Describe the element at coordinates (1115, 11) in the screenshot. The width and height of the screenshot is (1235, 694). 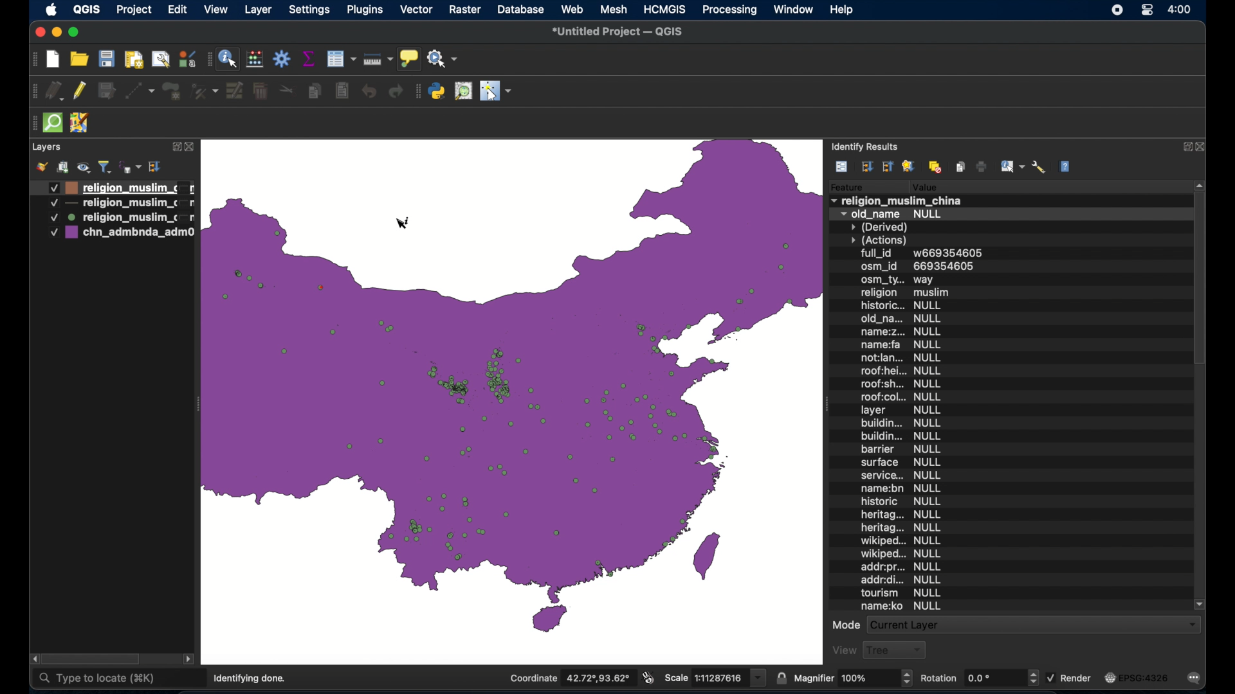
I see `screen recorder icon` at that location.